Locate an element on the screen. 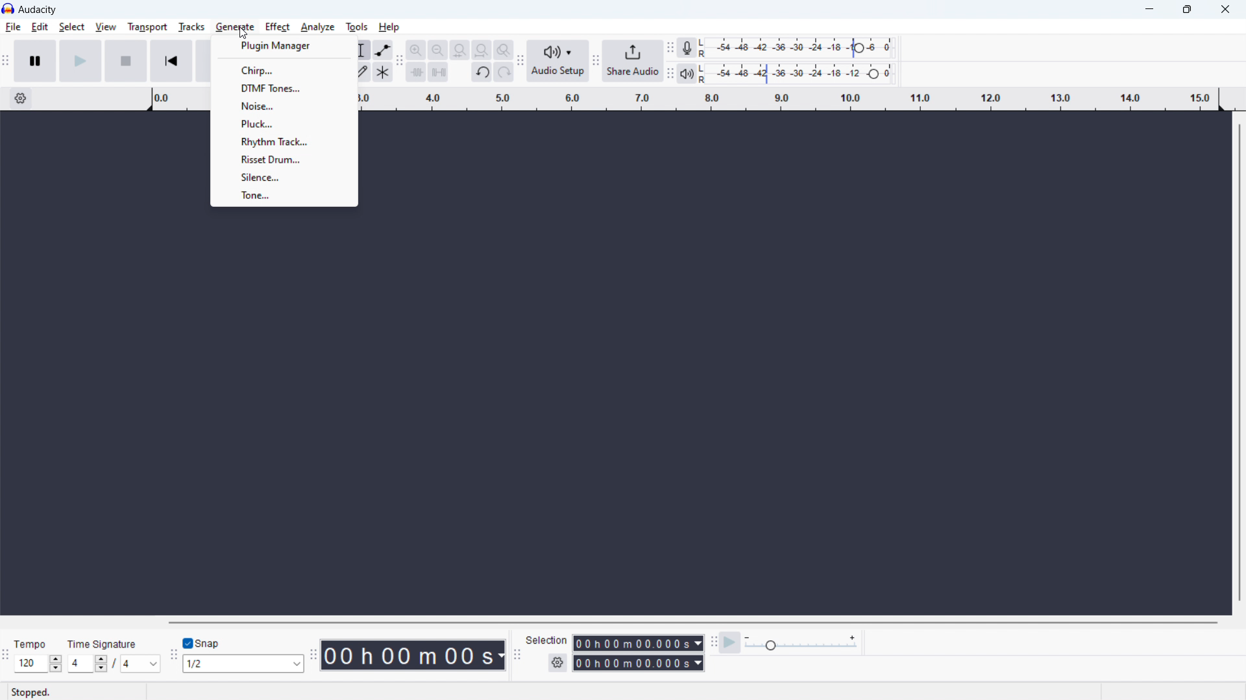 The image size is (1246, 700). toggle zoom is located at coordinates (504, 50).